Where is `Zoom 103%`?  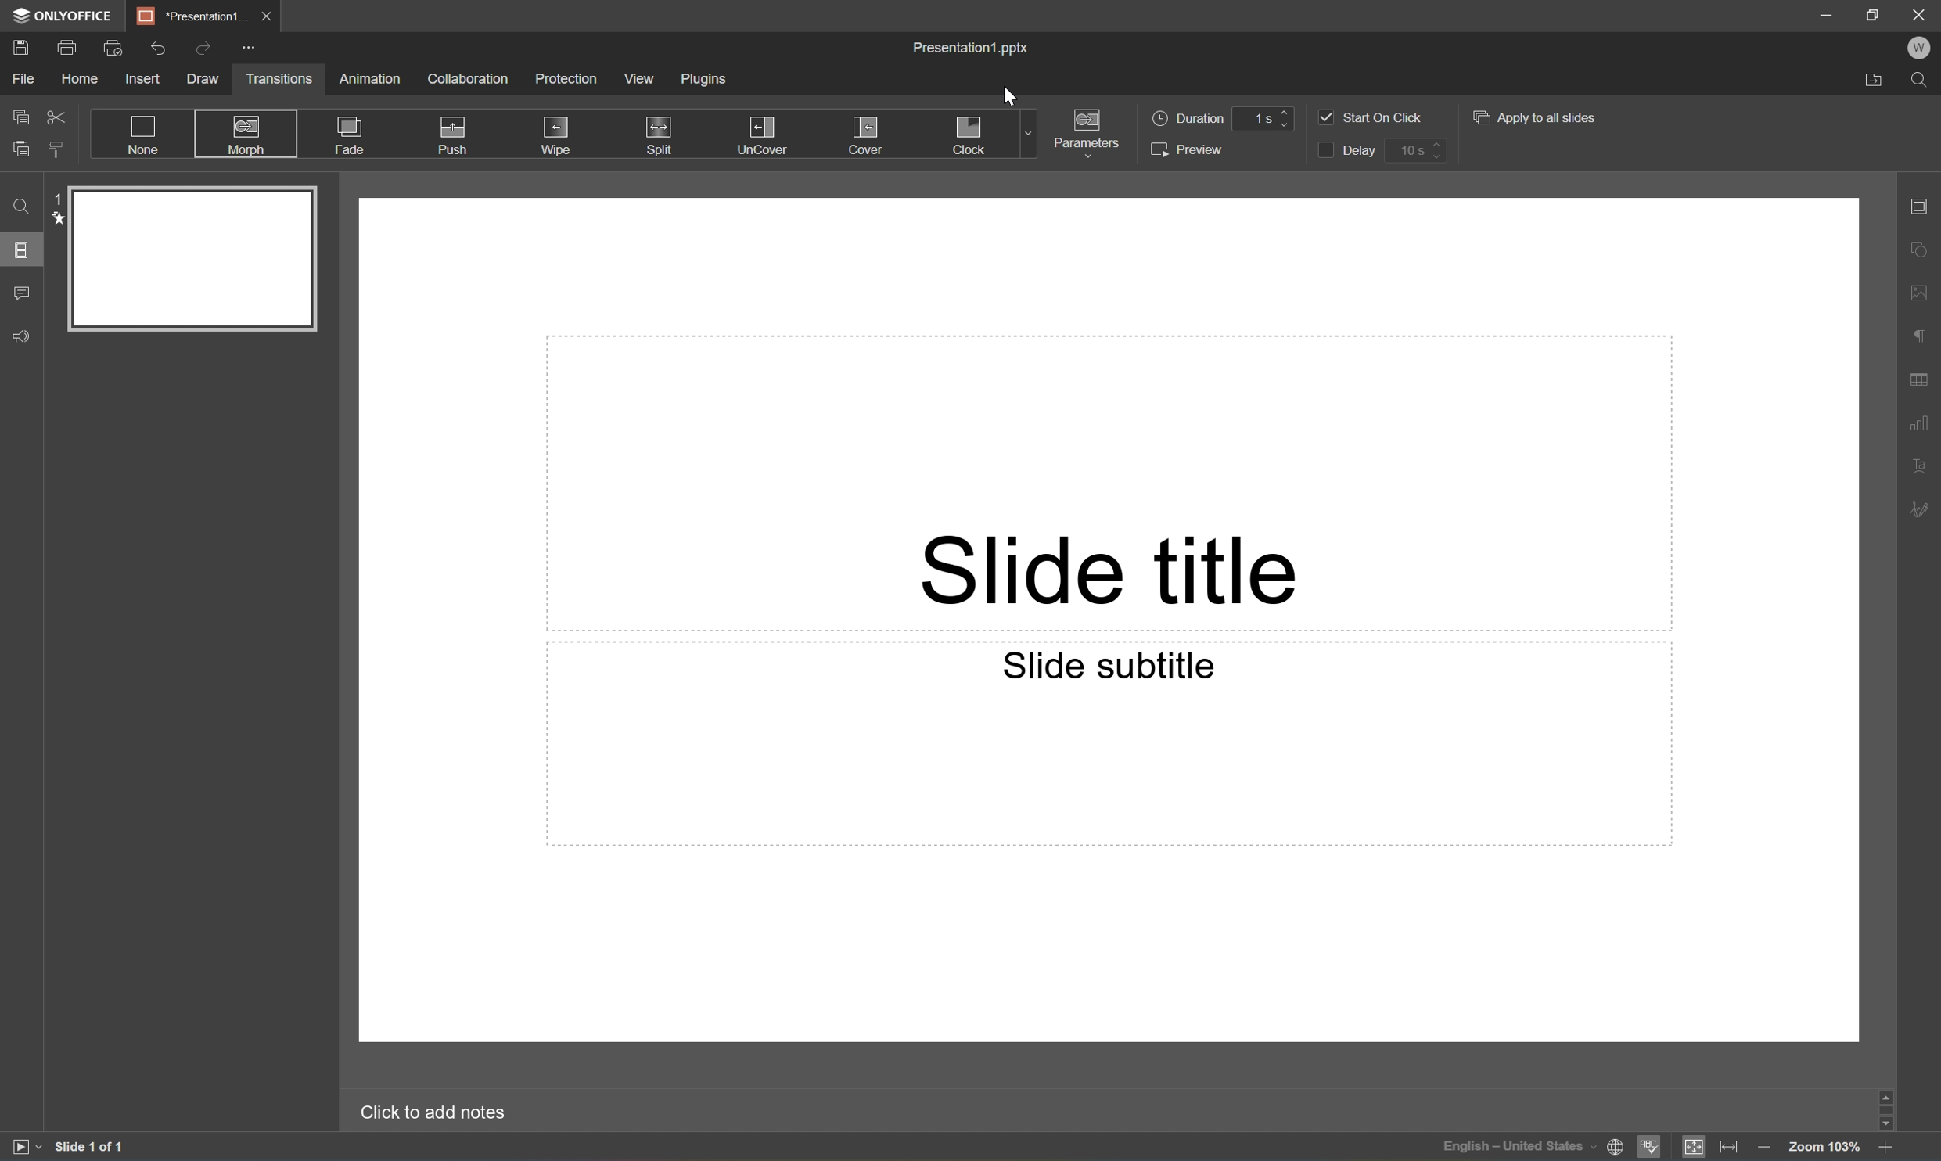 Zoom 103% is located at coordinates (1826, 1147).